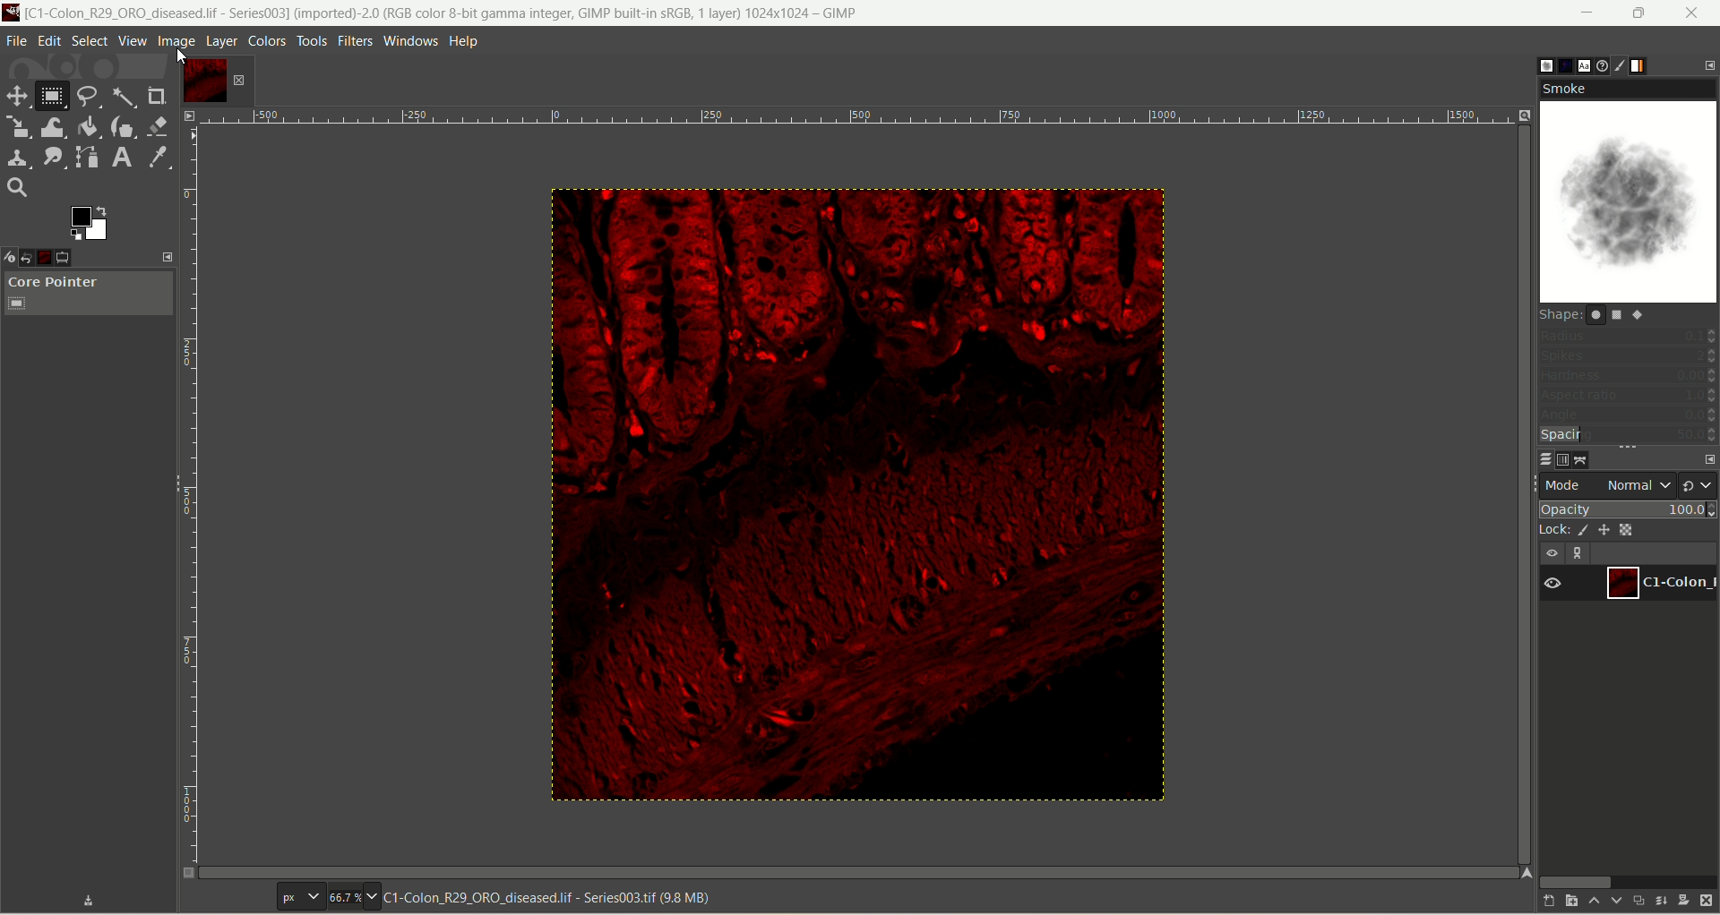  What do you see at coordinates (27, 258) in the screenshot?
I see `undo history` at bounding box center [27, 258].